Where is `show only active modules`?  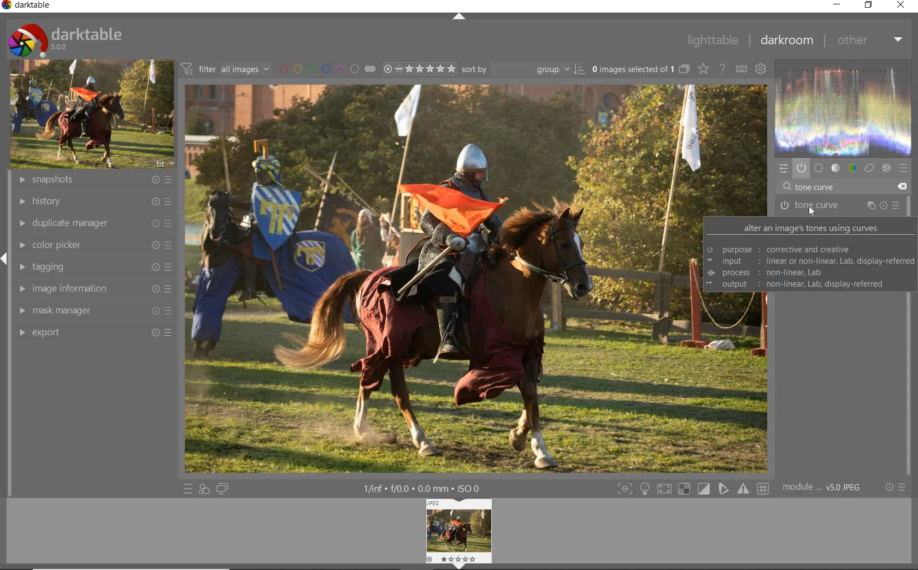
show only active modules is located at coordinates (801, 169).